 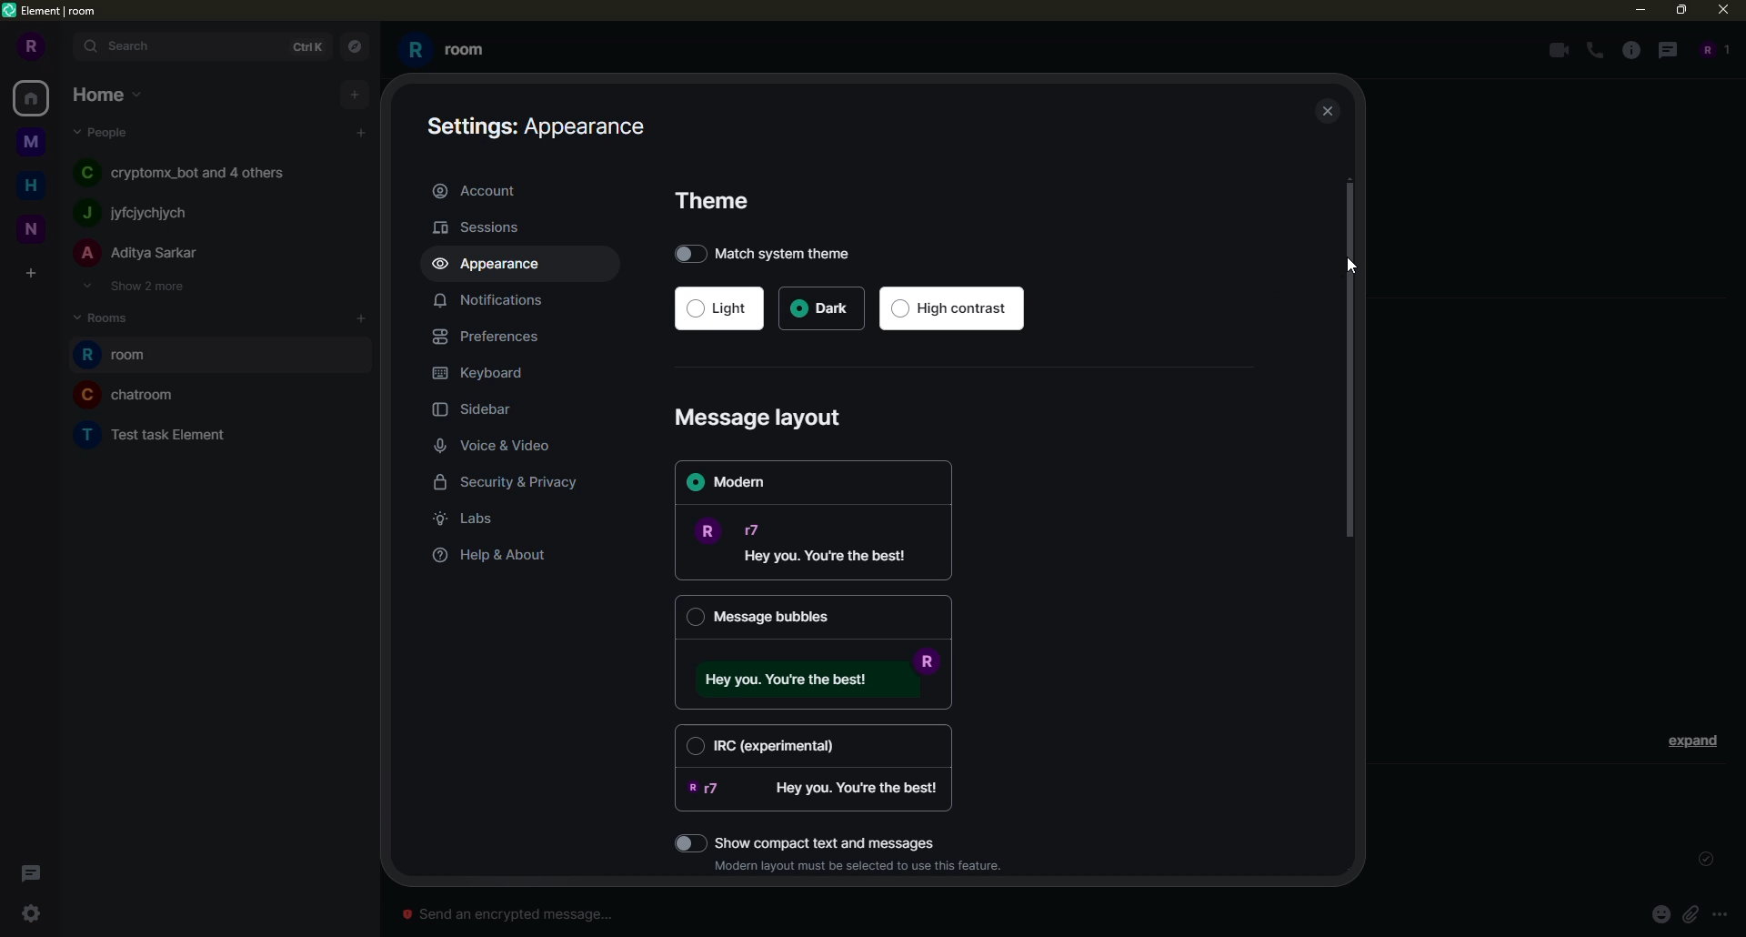 I want to click on attach, so click(x=1690, y=913).